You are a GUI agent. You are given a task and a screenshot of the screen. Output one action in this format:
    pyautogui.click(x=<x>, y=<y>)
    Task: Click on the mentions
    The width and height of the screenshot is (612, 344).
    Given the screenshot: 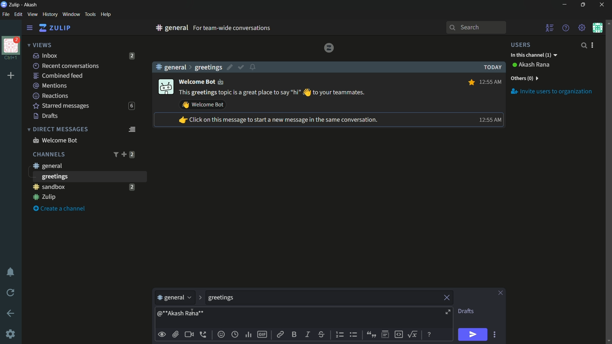 What is the action you would take?
    pyautogui.click(x=51, y=86)
    